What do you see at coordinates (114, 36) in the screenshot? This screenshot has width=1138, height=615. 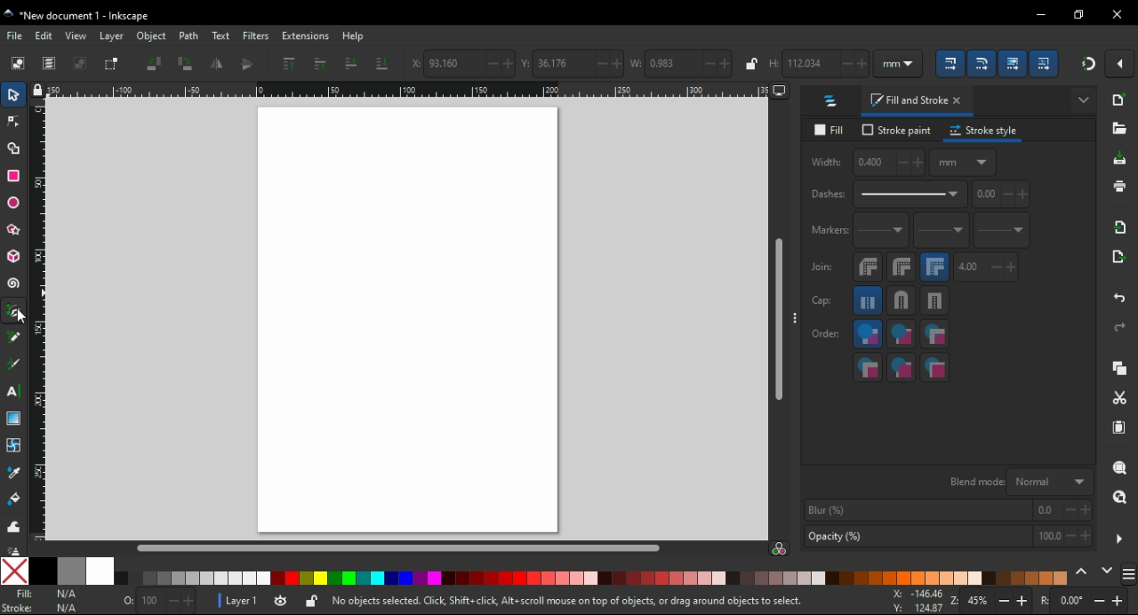 I see `layer` at bounding box center [114, 36].